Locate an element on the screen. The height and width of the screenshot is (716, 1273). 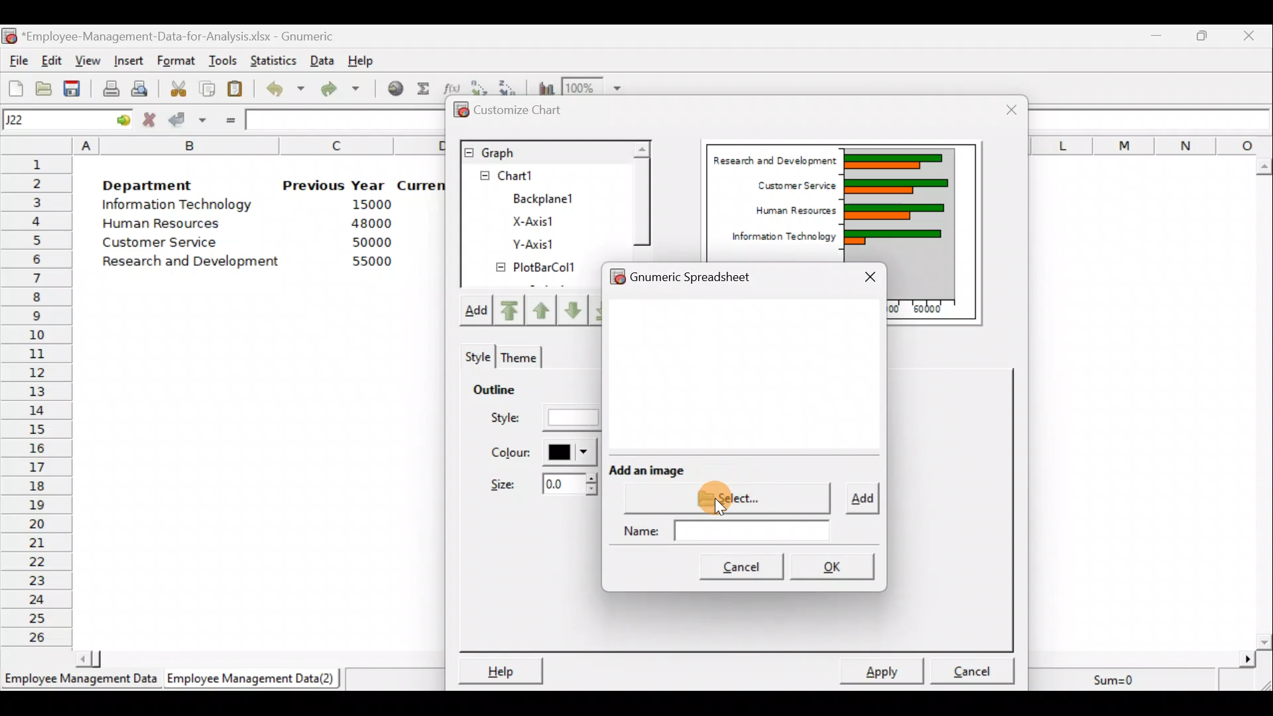
Save the current workbook is located at coordinates (73, 87).